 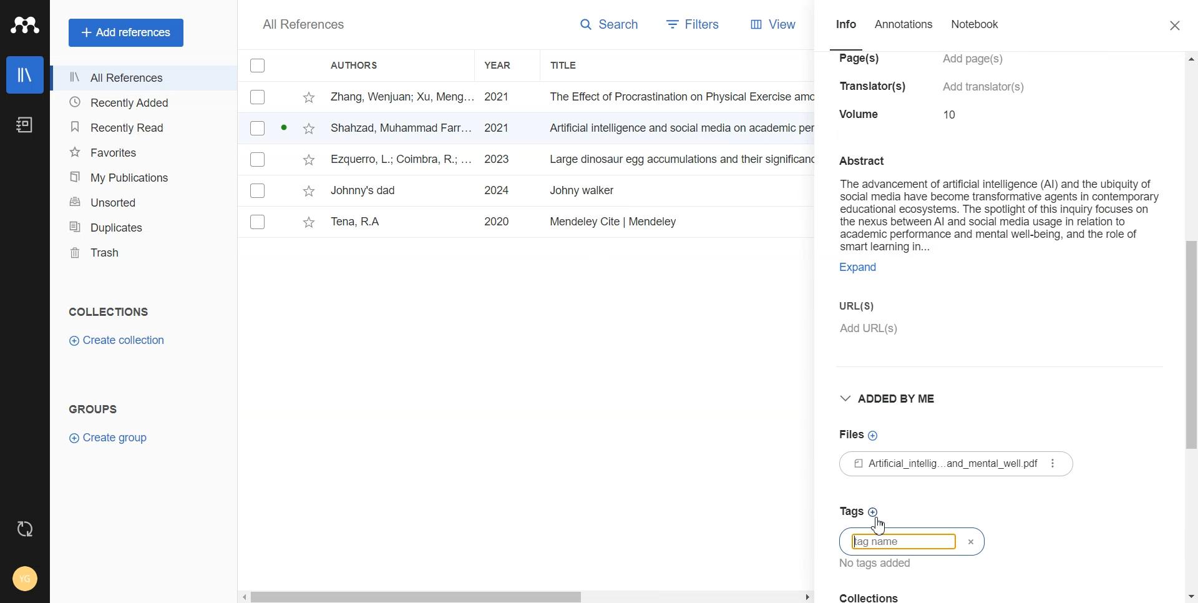 What do you see at coordinates (914, 547) in the screenshot?
I see `Typing window` at bounding box center [914, 547].